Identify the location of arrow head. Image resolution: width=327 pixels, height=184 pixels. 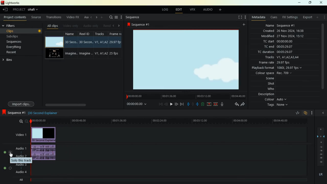
(323, 113).